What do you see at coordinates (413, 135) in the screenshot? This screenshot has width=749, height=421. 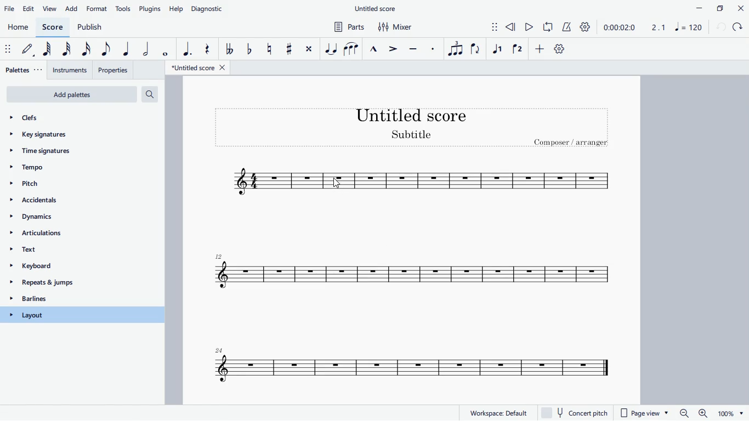 I see `score subtitle` at bounding box center [413, 135].